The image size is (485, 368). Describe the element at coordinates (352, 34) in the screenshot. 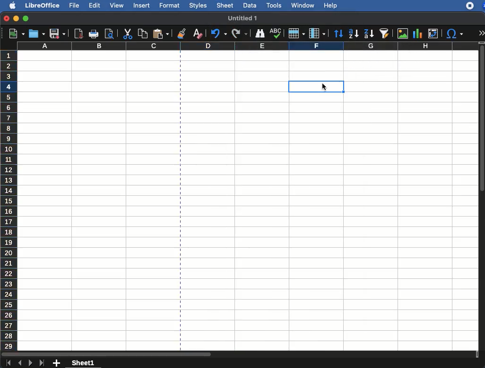

I see `ascending` at that location.